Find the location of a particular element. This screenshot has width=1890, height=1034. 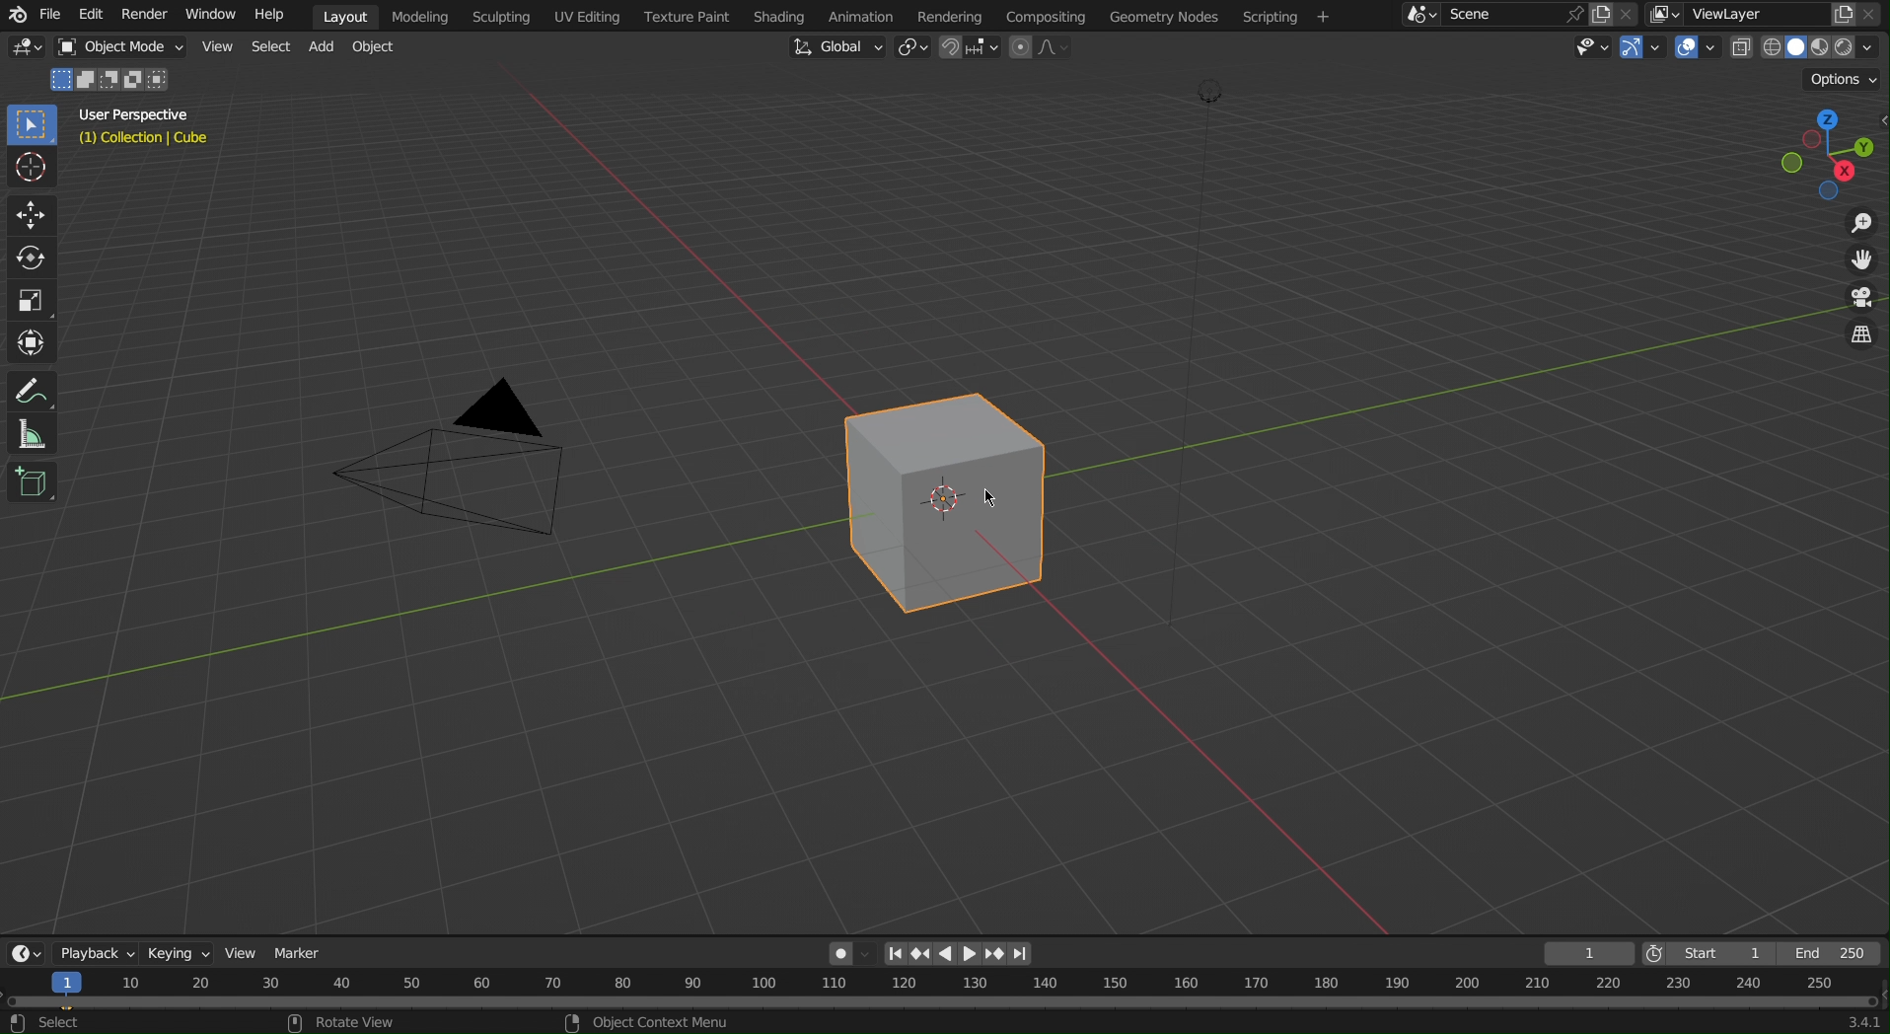

Render is located at coordinates (147, 16).